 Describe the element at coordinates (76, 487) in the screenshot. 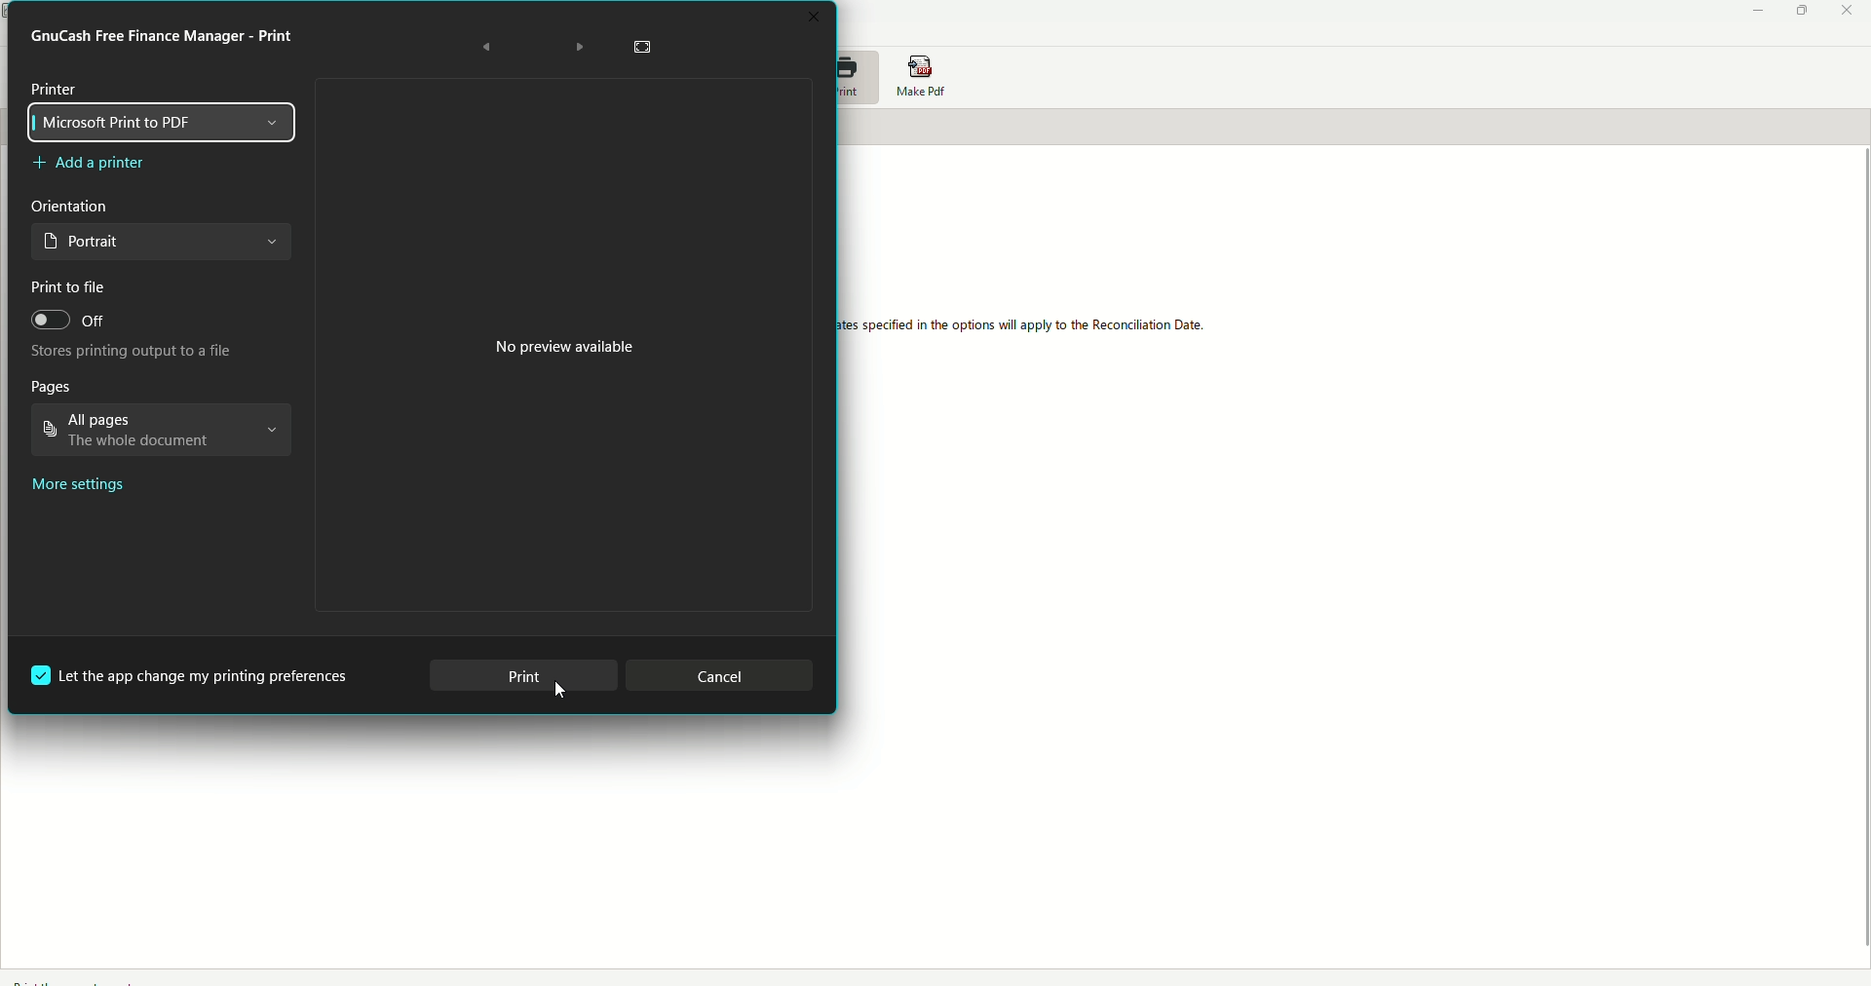

I see `More settings` at that location.